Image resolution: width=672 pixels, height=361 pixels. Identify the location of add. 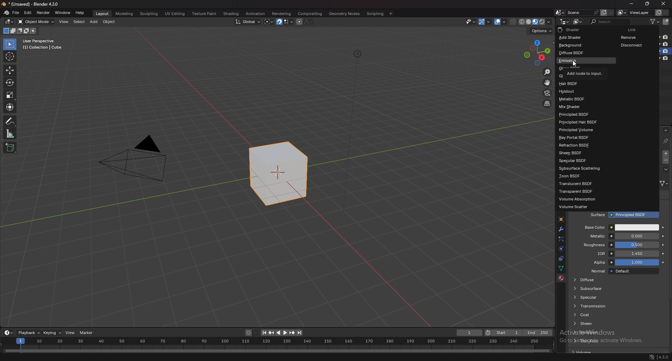
(94, 22).